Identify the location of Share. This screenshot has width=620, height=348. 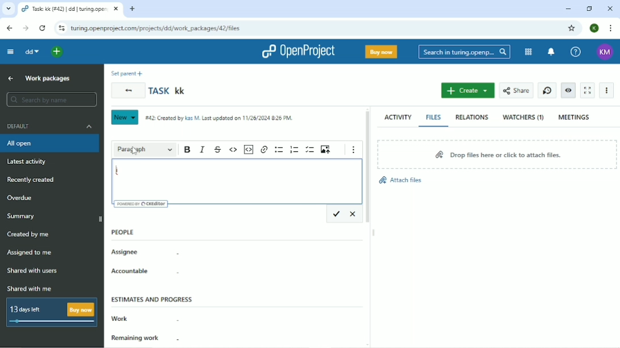
(517, 90).